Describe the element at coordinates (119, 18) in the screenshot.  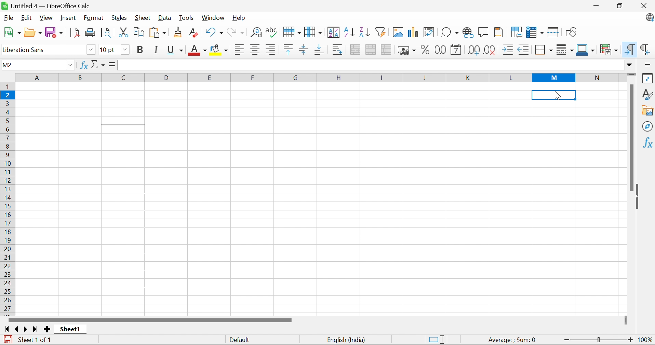
I see `Styles` at that location.